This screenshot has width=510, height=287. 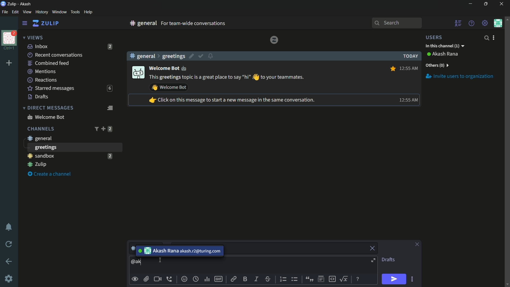 I want to click on welcome bot, so click(x=171, y=68).